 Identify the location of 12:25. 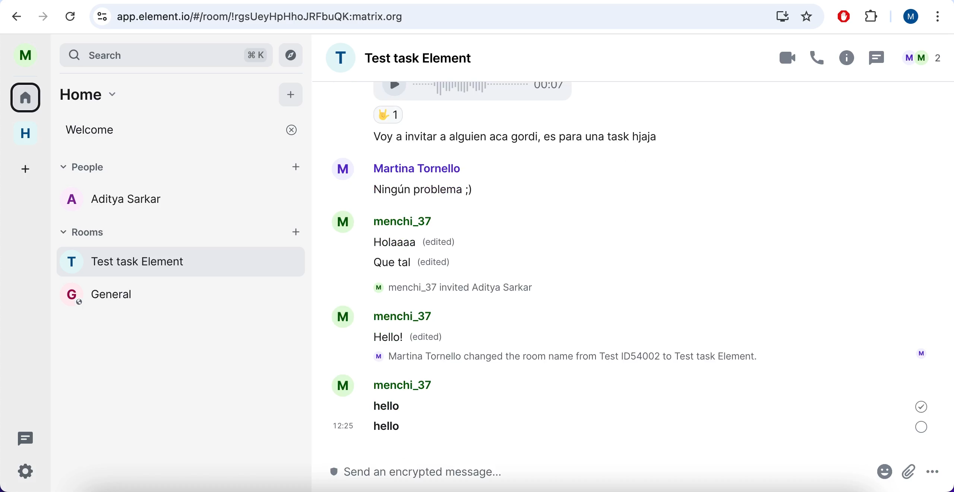
(345, 426).